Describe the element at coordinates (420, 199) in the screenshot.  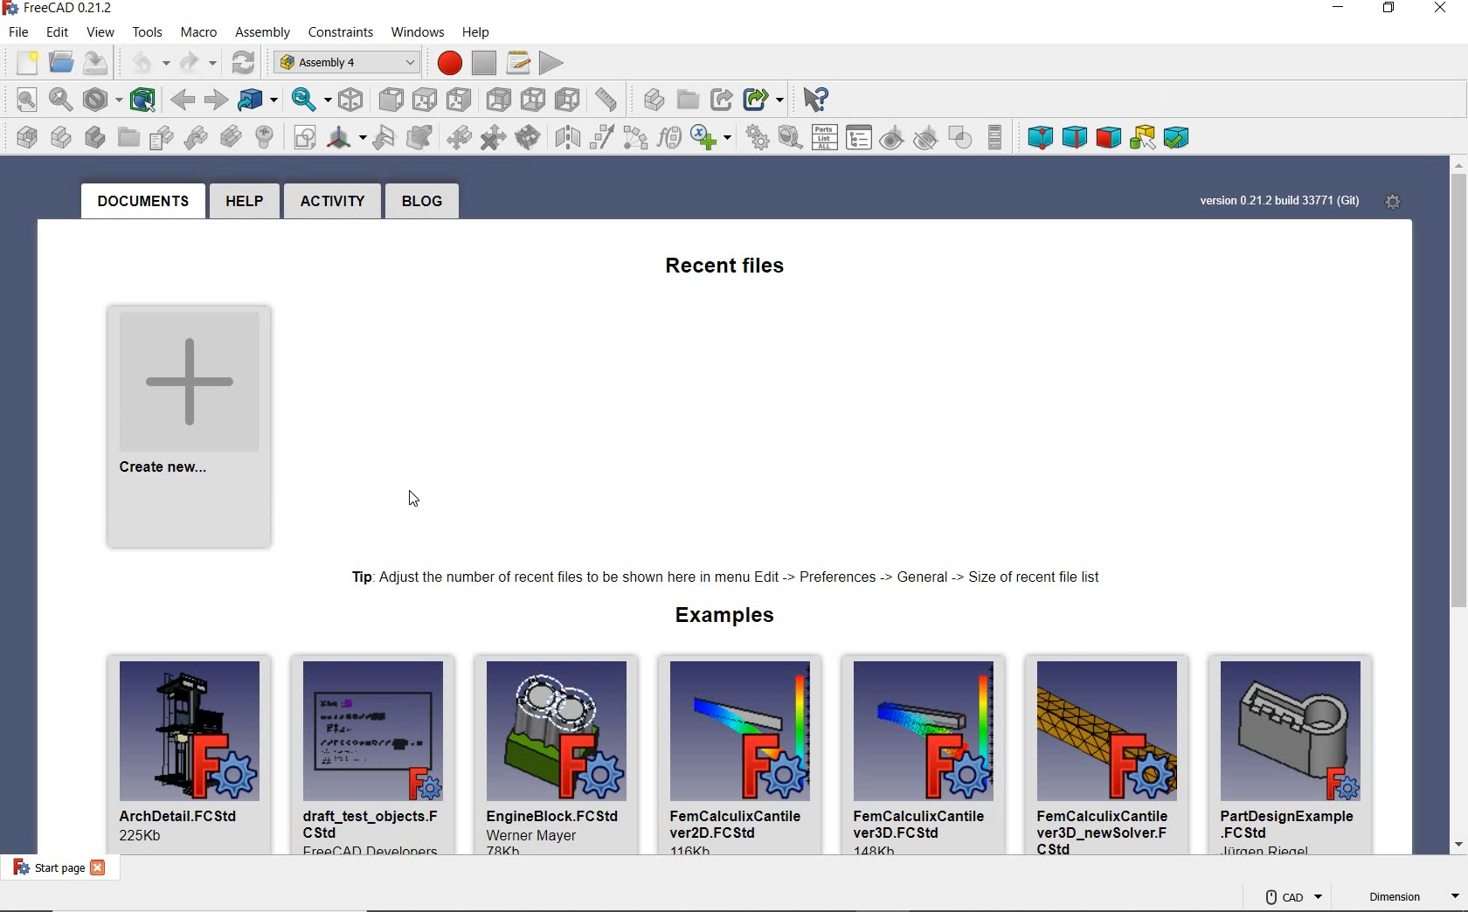
I see `blog` at that location.